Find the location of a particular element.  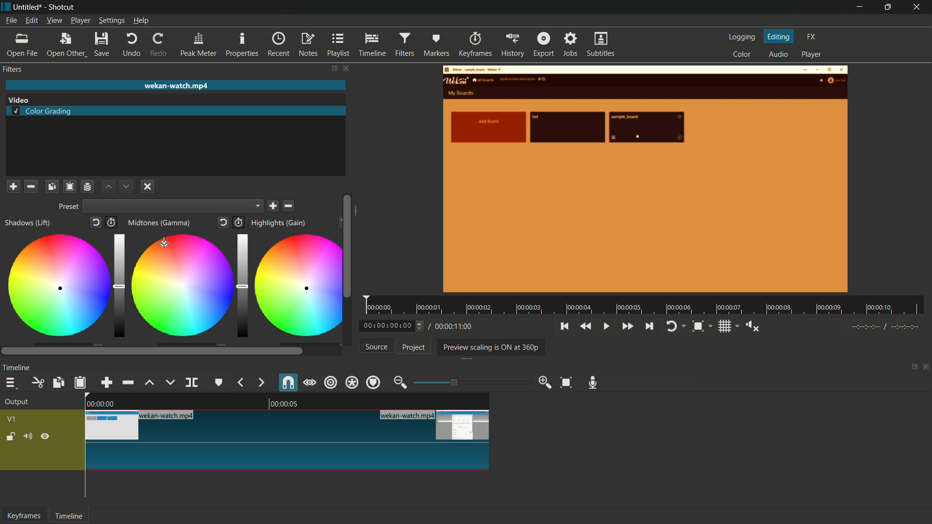

create or edit marker is located at coordinates (217, 382).